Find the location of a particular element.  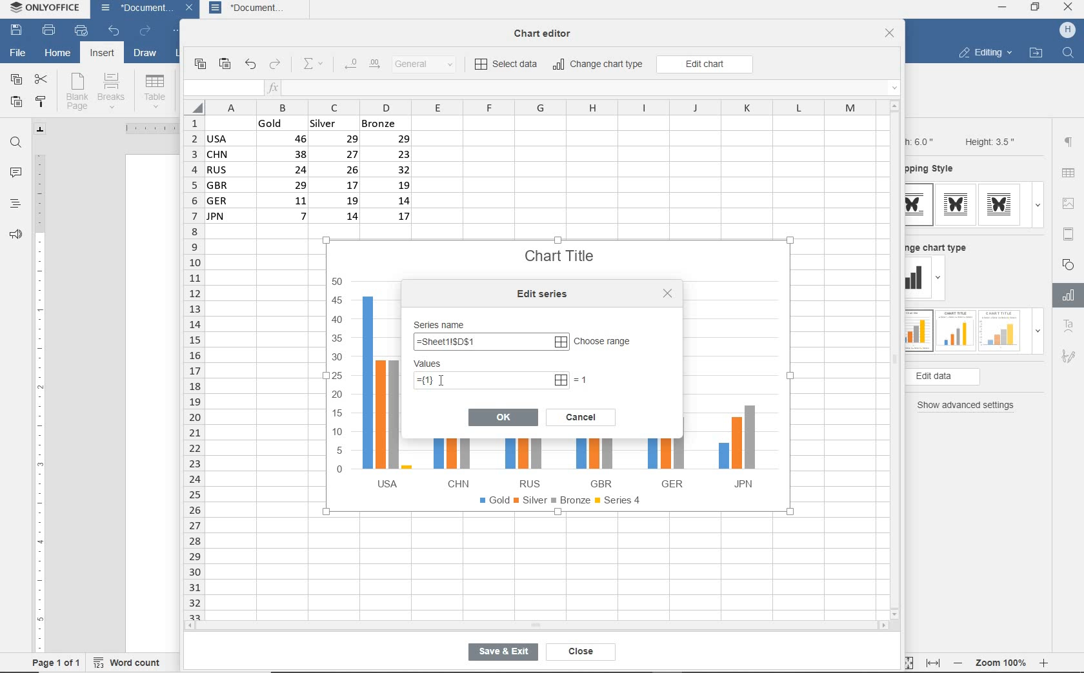

type 1 is located at coordinates (919, 205).